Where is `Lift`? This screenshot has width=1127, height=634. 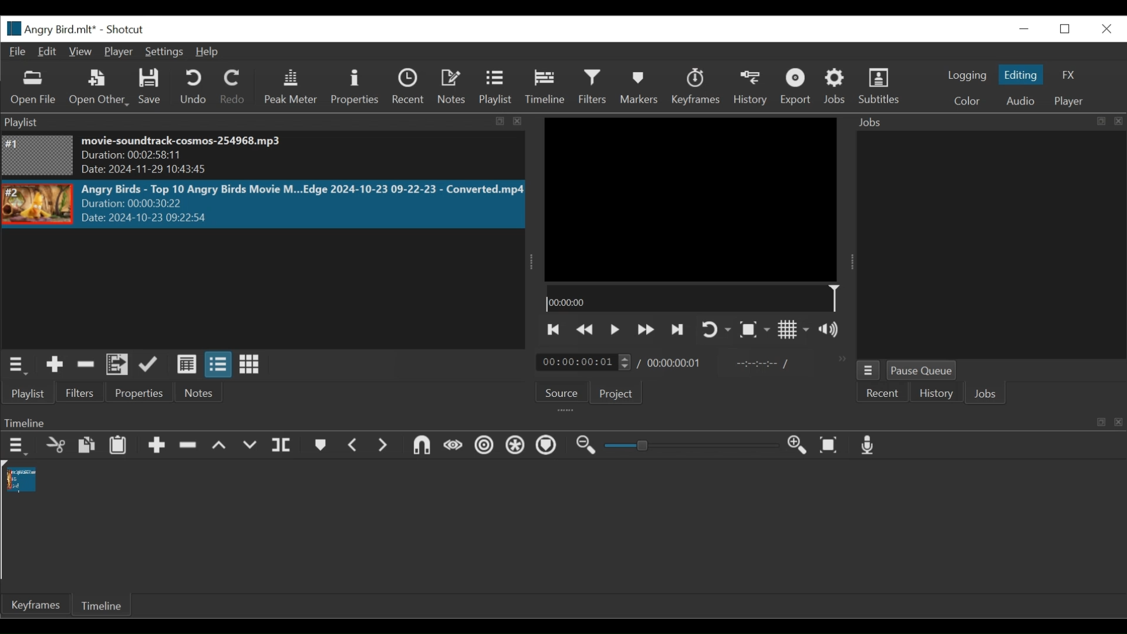
Lift is located at coordinates (221, 446).